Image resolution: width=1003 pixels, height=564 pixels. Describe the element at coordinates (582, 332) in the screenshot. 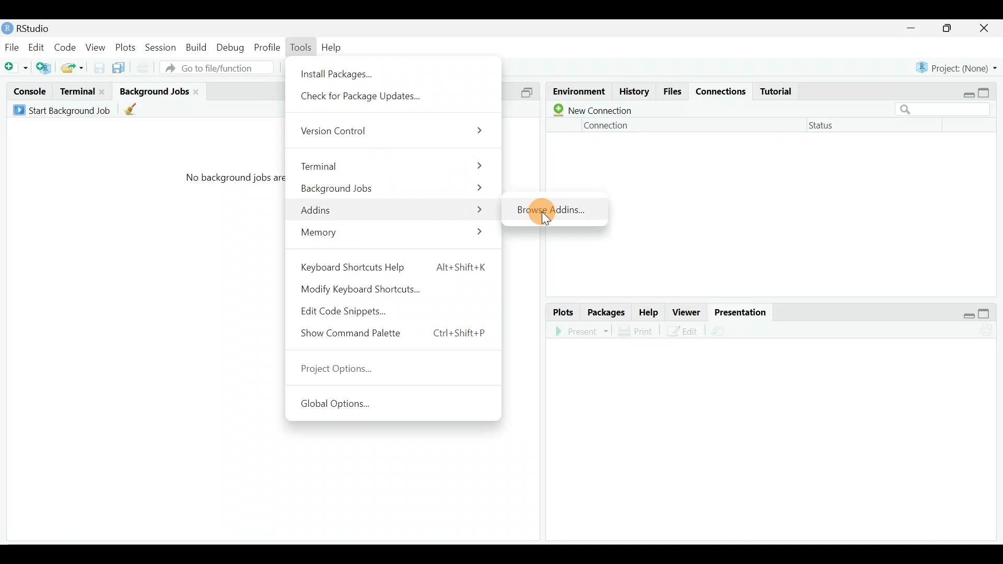

I see `Present in an external web browser` at that location.